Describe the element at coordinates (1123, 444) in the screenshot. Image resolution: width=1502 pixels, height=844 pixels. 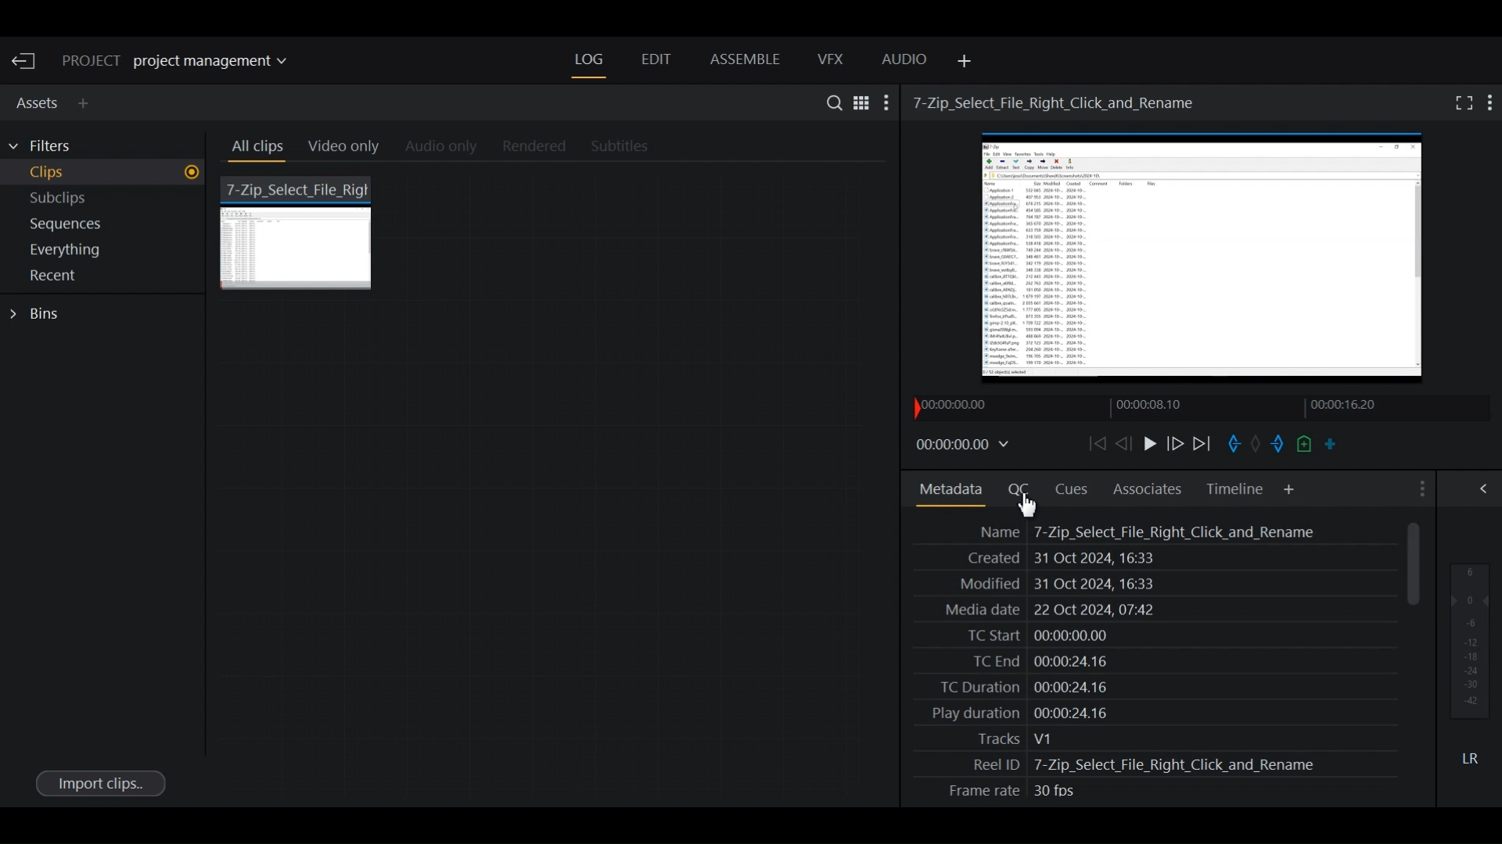
I see `Nudge one frame backward` at that location.